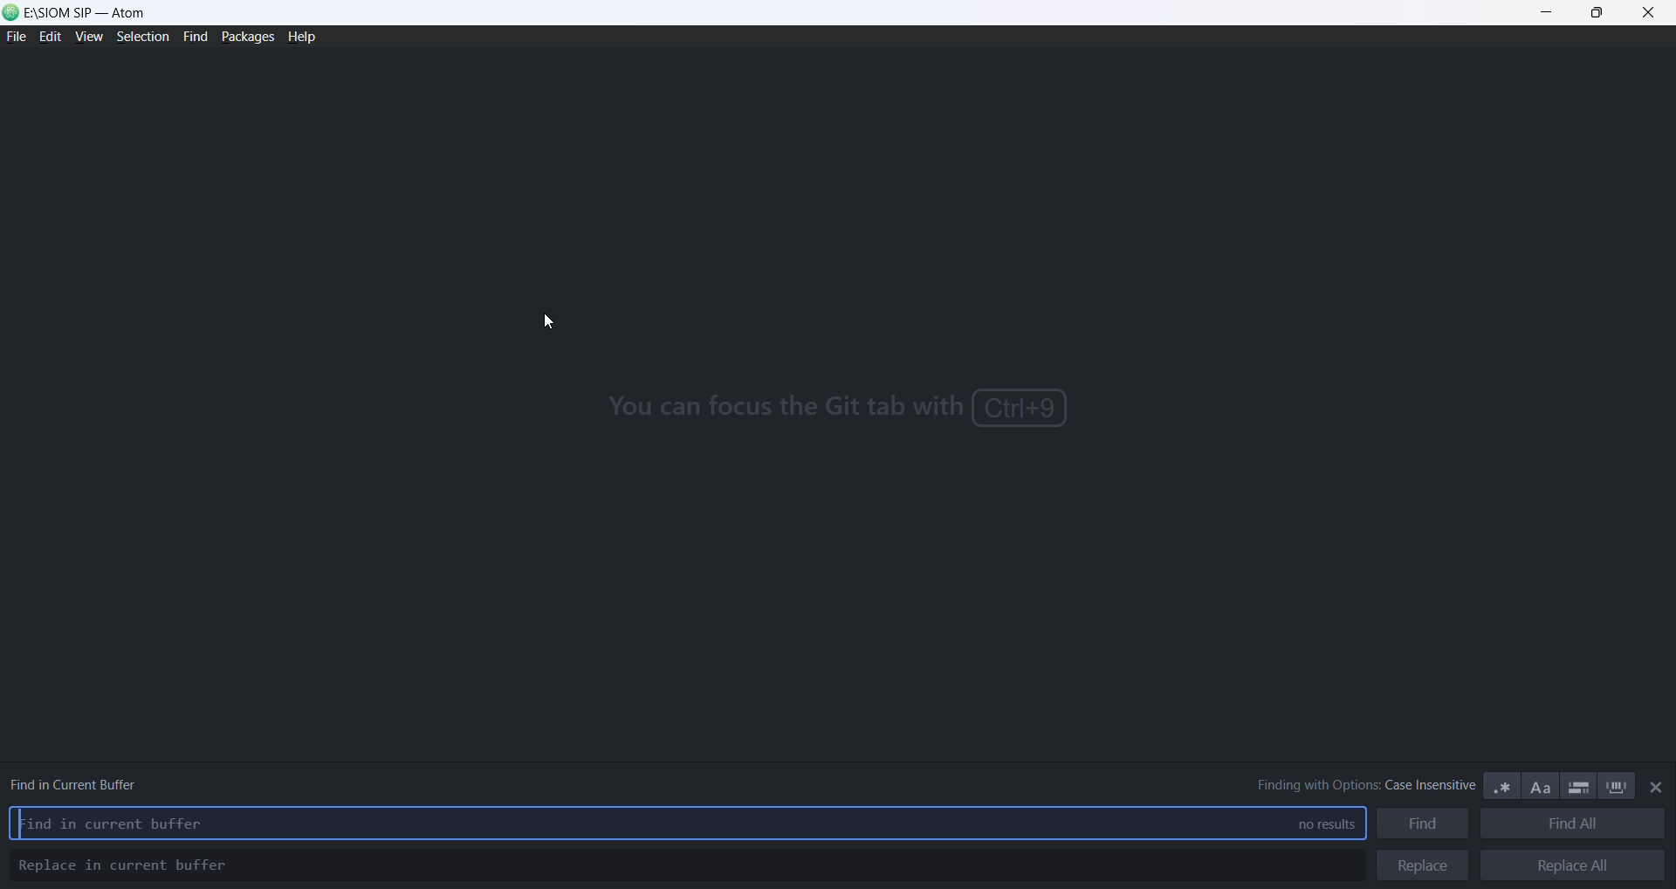 The width and height of the screenshot is (1676, 889). I want to click on minimize, so click(1549, 14).